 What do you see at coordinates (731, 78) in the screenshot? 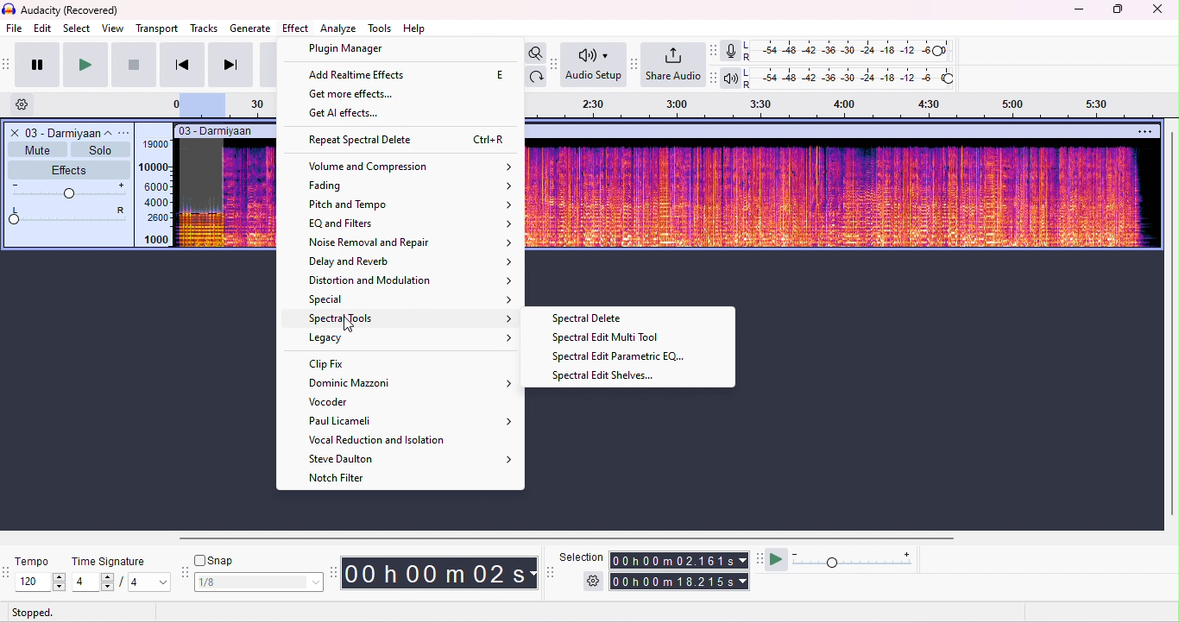
I see `playback meter` at bounding box center [731, 78].